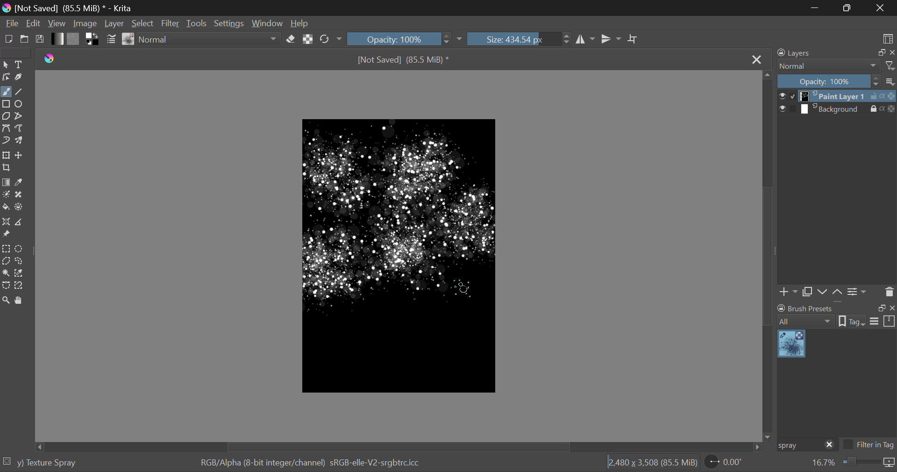  I want to click on Assistant Tool, so click(6, 222).